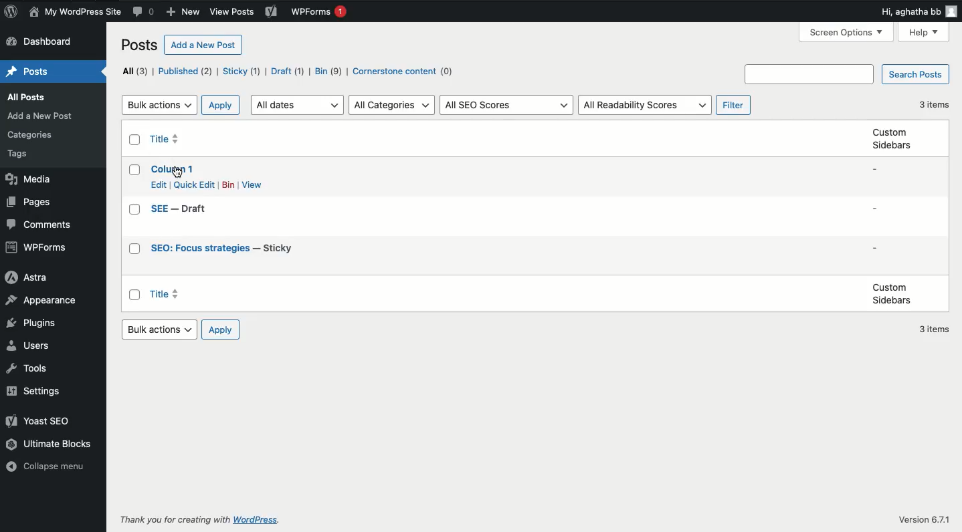  What do you see at coordinates (29, 135) in the screenshot?
I see `Categories` at bounding box center [29, 135].